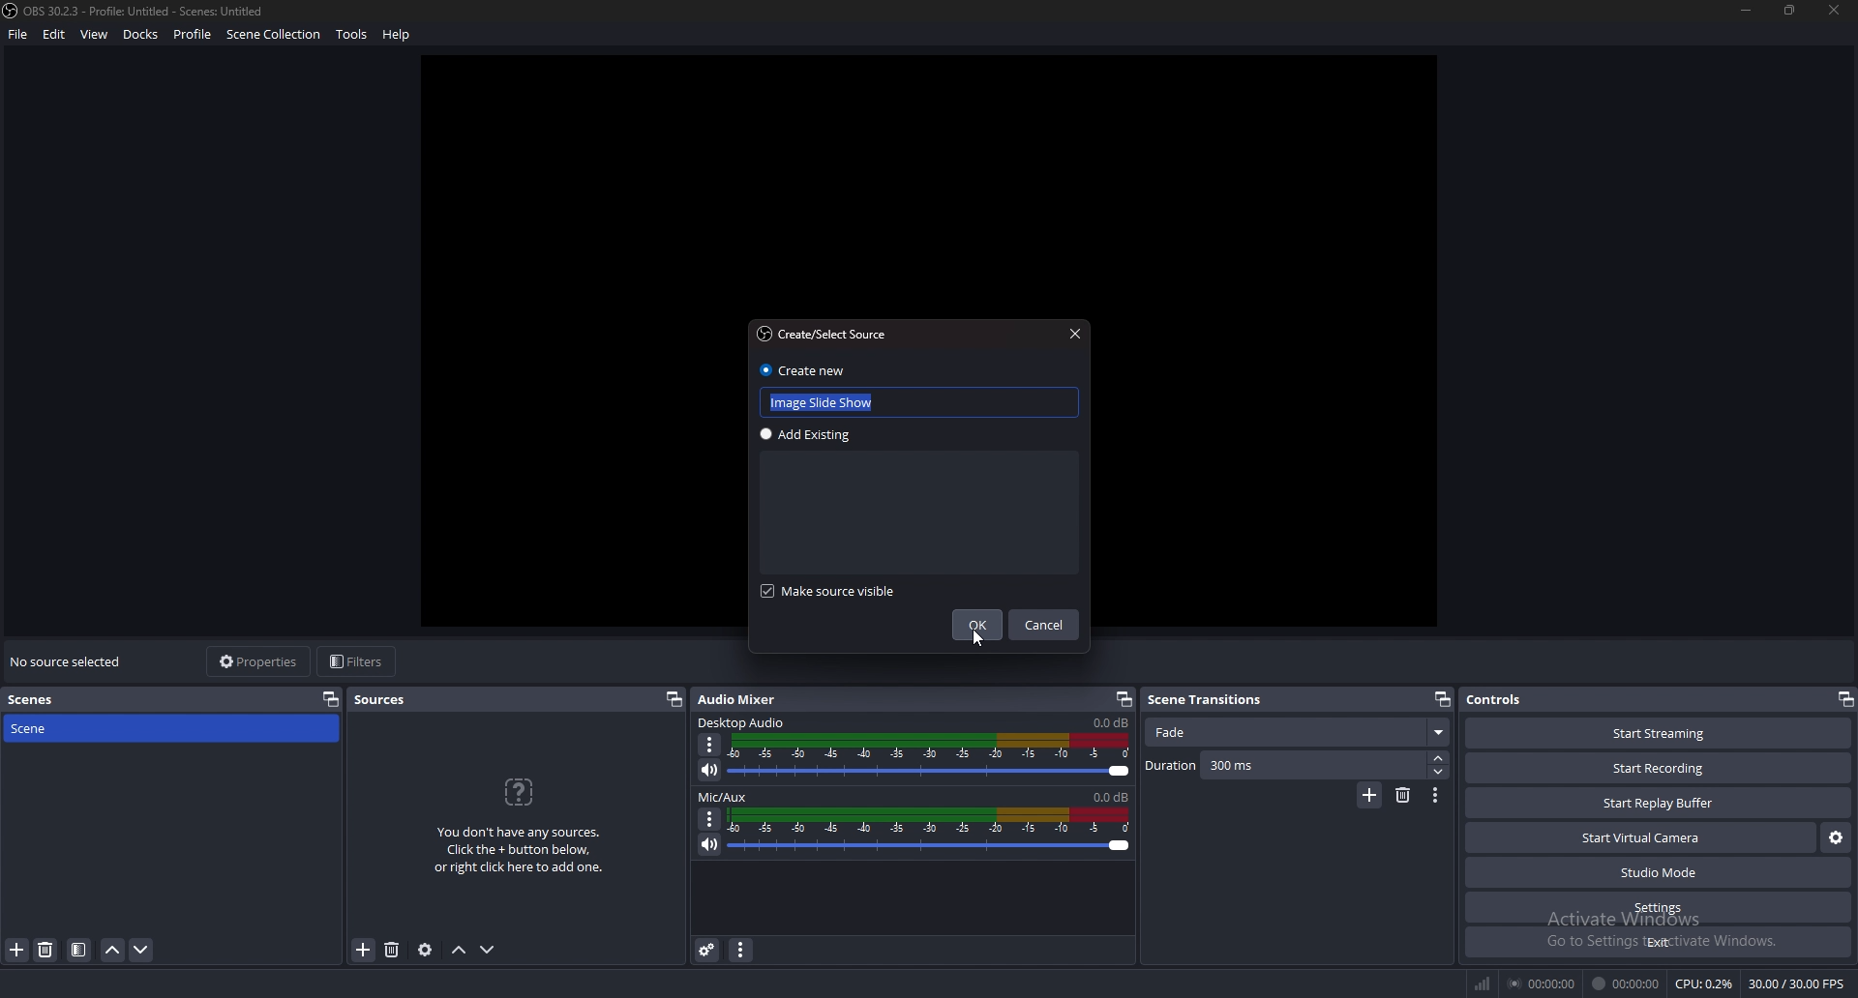  I want to click on cancel, so click(1046, 626).